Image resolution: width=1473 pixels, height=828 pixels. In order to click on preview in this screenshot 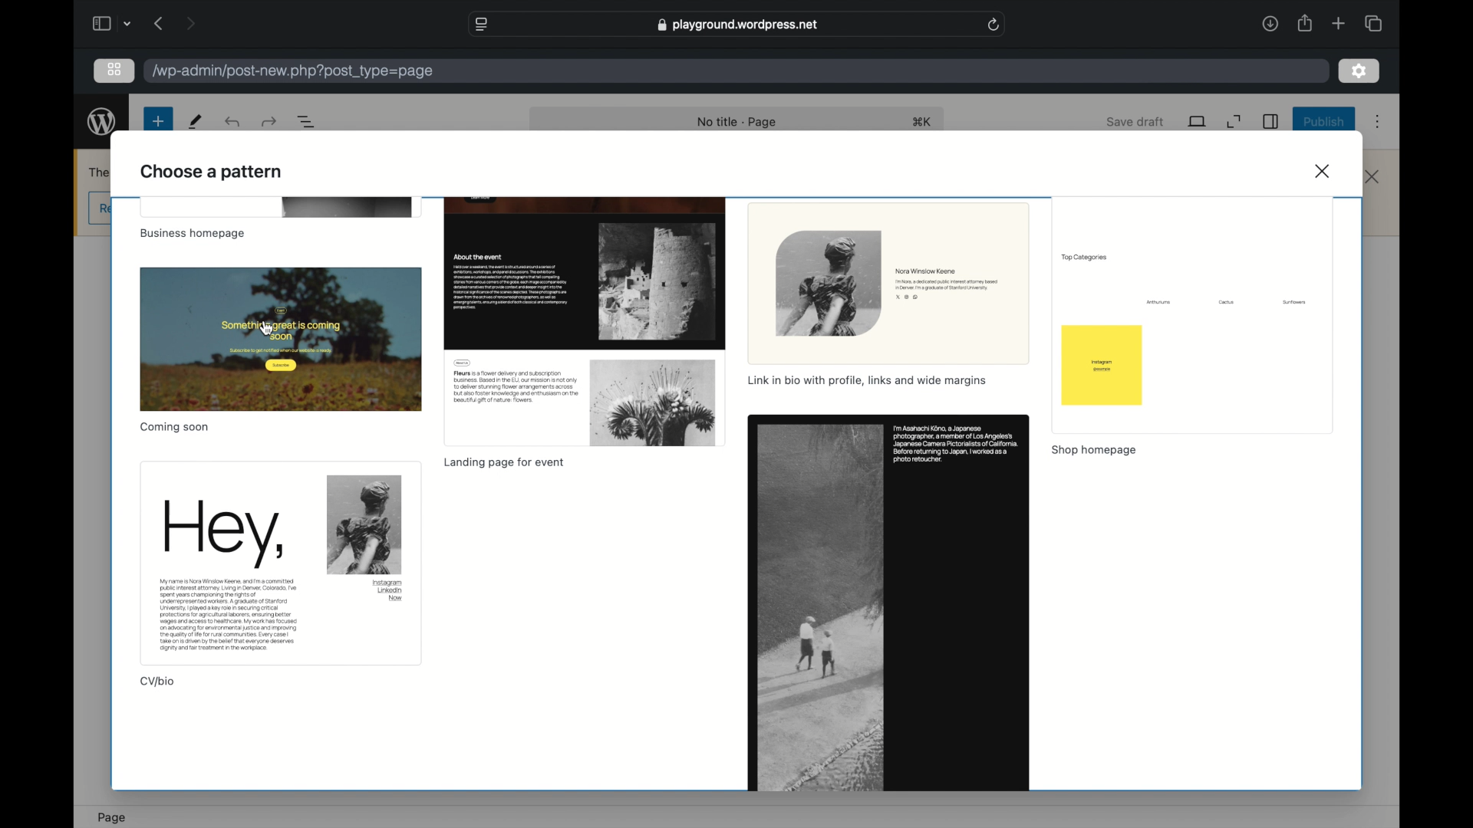, I will do `click(279, 208)`.